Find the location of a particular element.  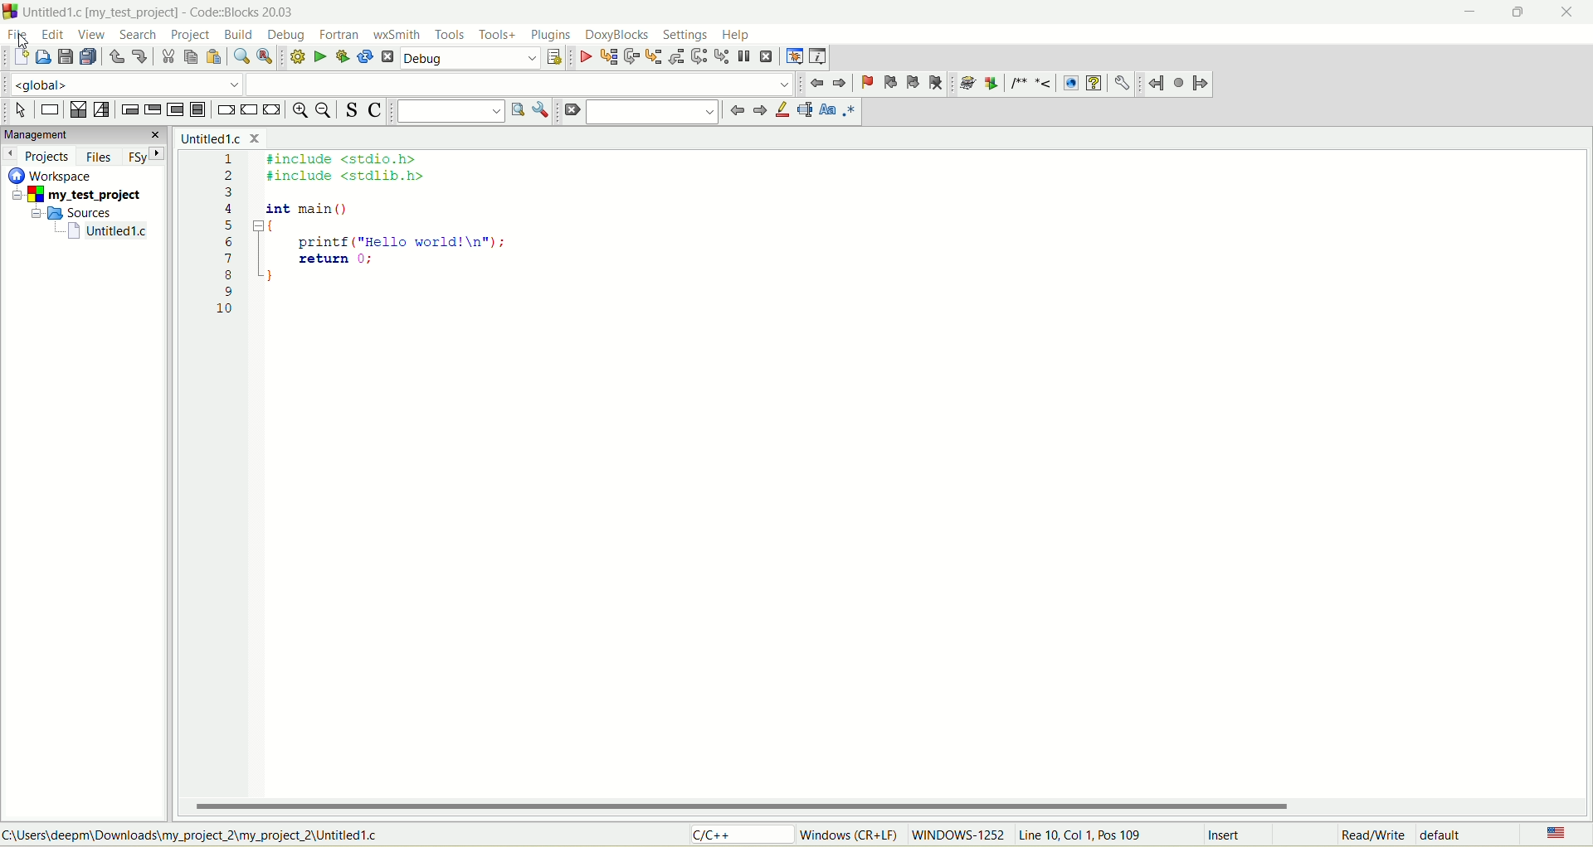

global is located at coordinates (119, 84).